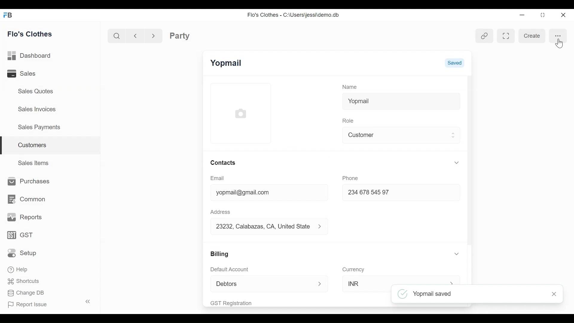 The height and width of the screenshot is (323, 574). What do you see at coordinates (236, 270) in the screenshot?
I see `Default Account` at bounding box center [236, 270].